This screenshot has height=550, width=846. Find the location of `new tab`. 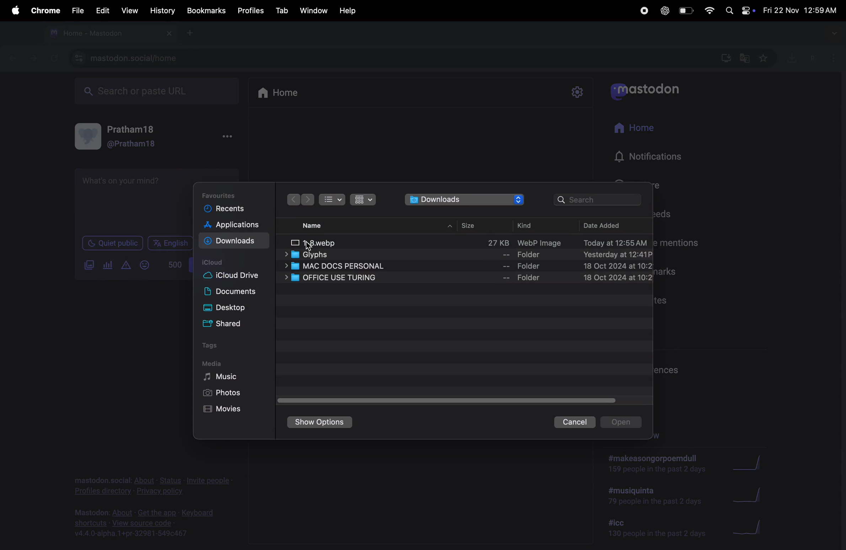

new tab is located at coordinates (189, 33).